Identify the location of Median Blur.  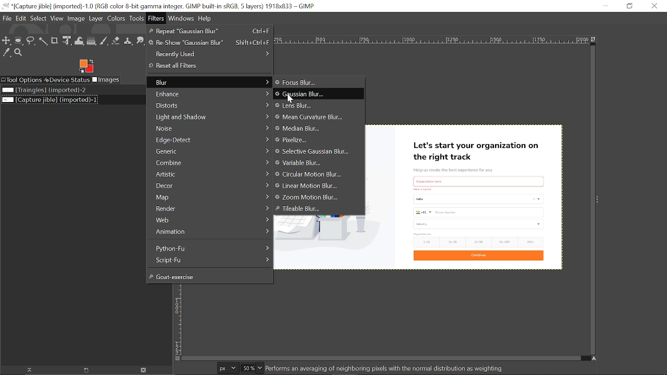
(304, 129).